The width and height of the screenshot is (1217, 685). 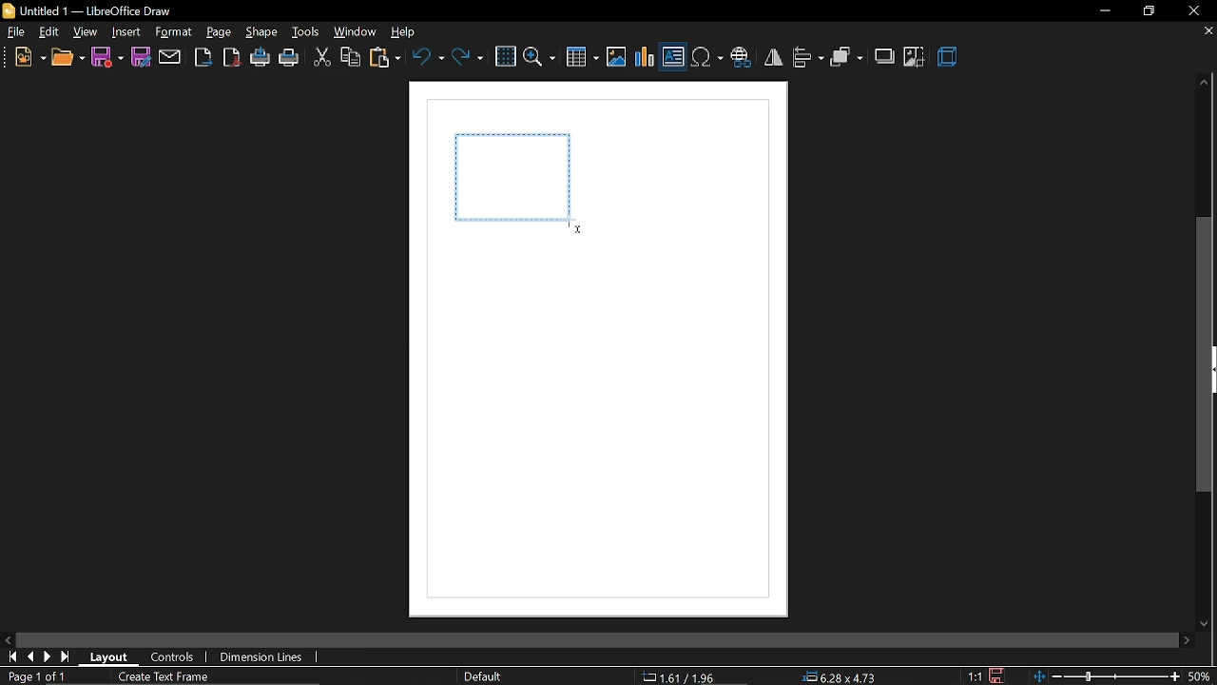 I want to click on crop, so click(x=915, y=57).